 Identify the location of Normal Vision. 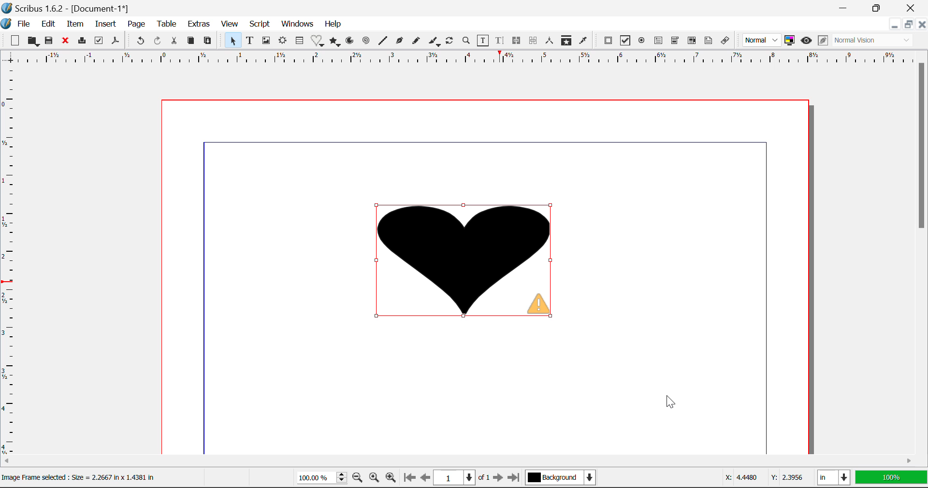
(874, 41).